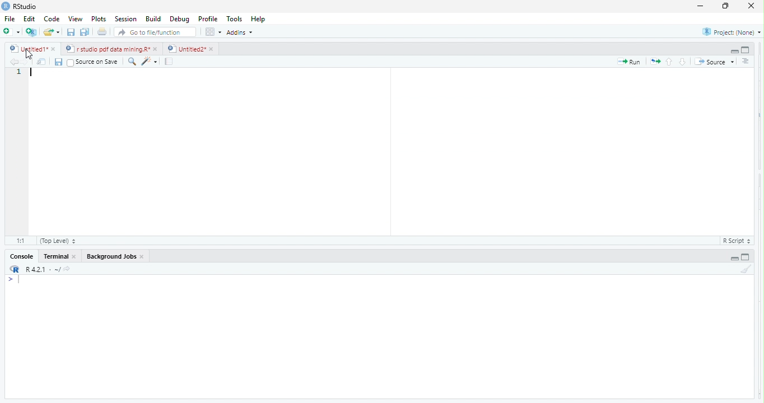  I want to click on  Untitied1", so click(26, 49).